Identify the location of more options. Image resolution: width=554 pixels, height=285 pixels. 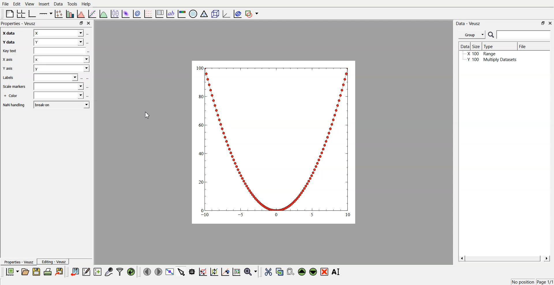
(88, 33).